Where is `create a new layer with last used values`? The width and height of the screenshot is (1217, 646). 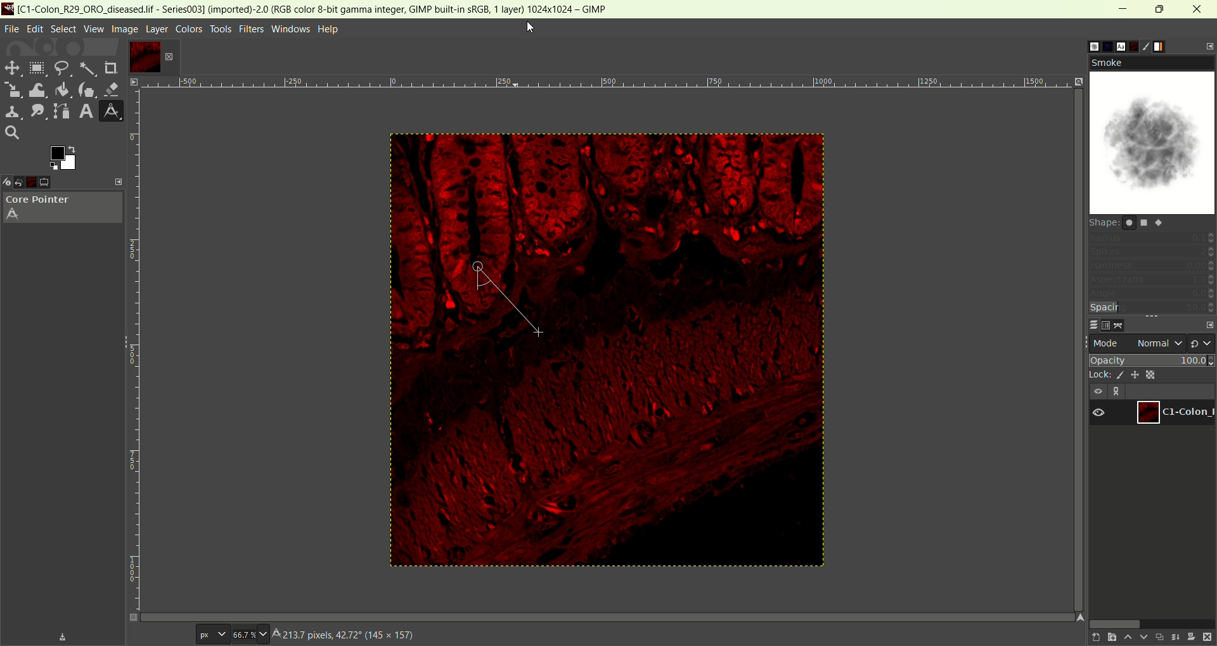 create a new layer with last used values is located at coordinates (1091, 638).